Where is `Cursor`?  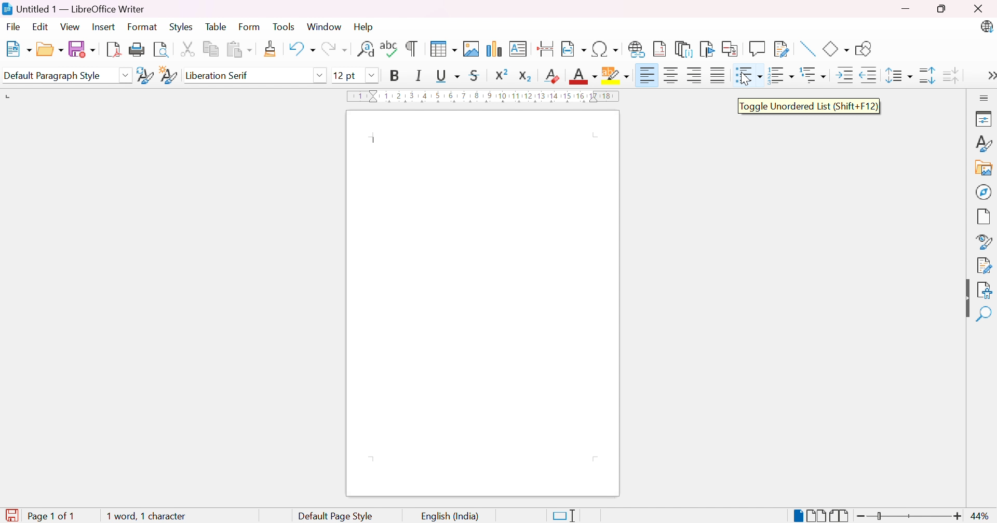 Cursor is located at coordinates (745, 79).